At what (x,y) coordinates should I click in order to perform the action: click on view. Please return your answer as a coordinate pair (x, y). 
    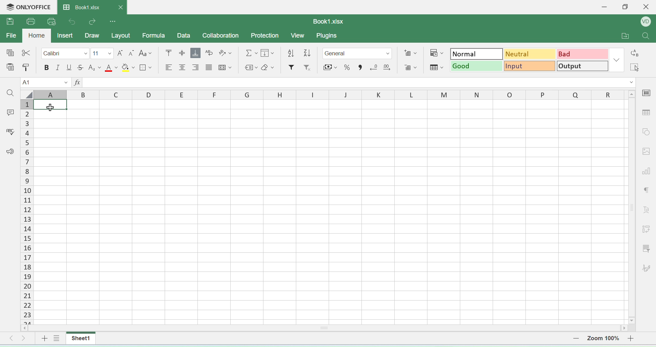
    Looking at the image, I should click on (297, 36).